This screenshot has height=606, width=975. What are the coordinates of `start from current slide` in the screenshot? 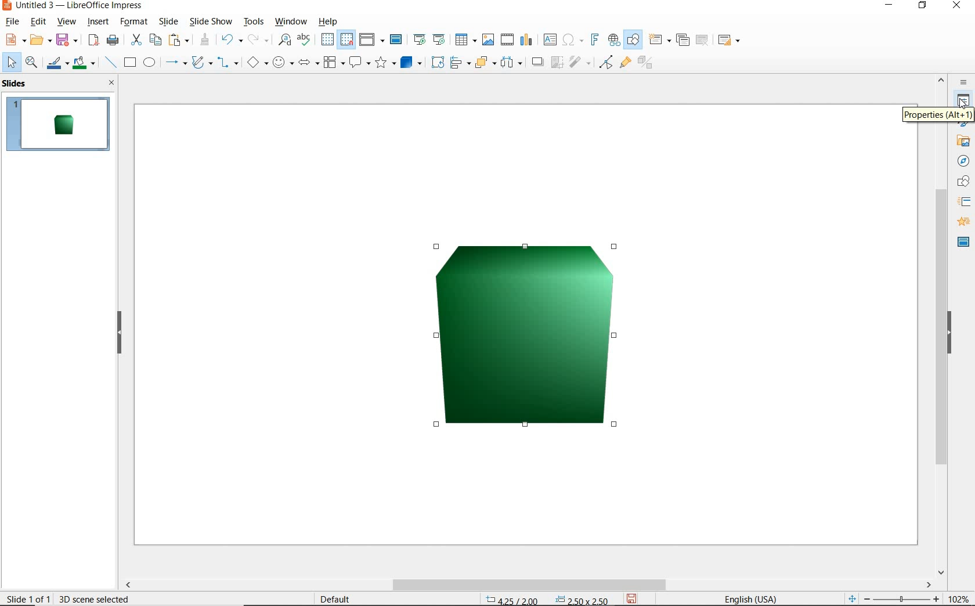 It's located at (440, 39).